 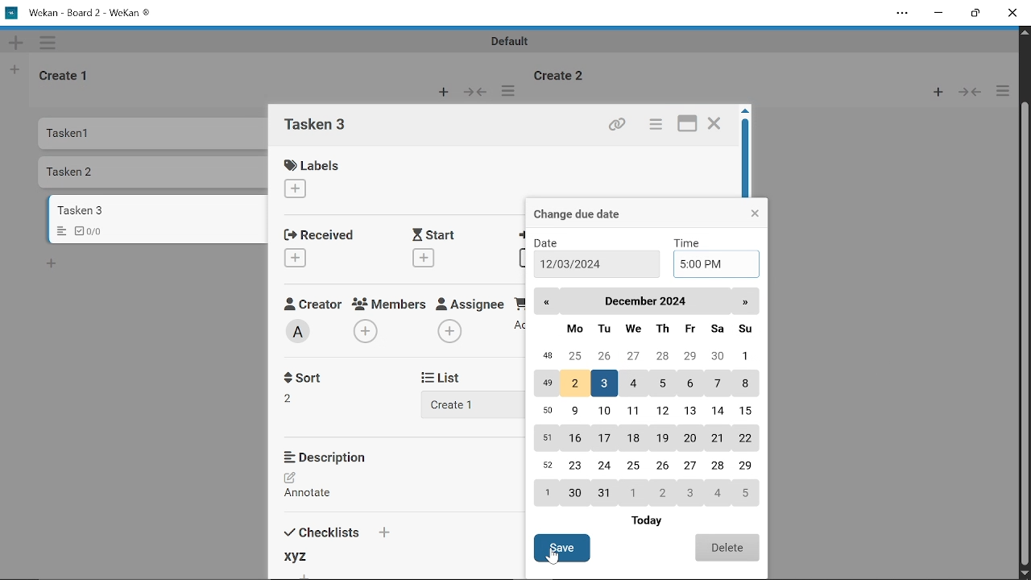 I want to click on Sort, so click(x=308, y=376).